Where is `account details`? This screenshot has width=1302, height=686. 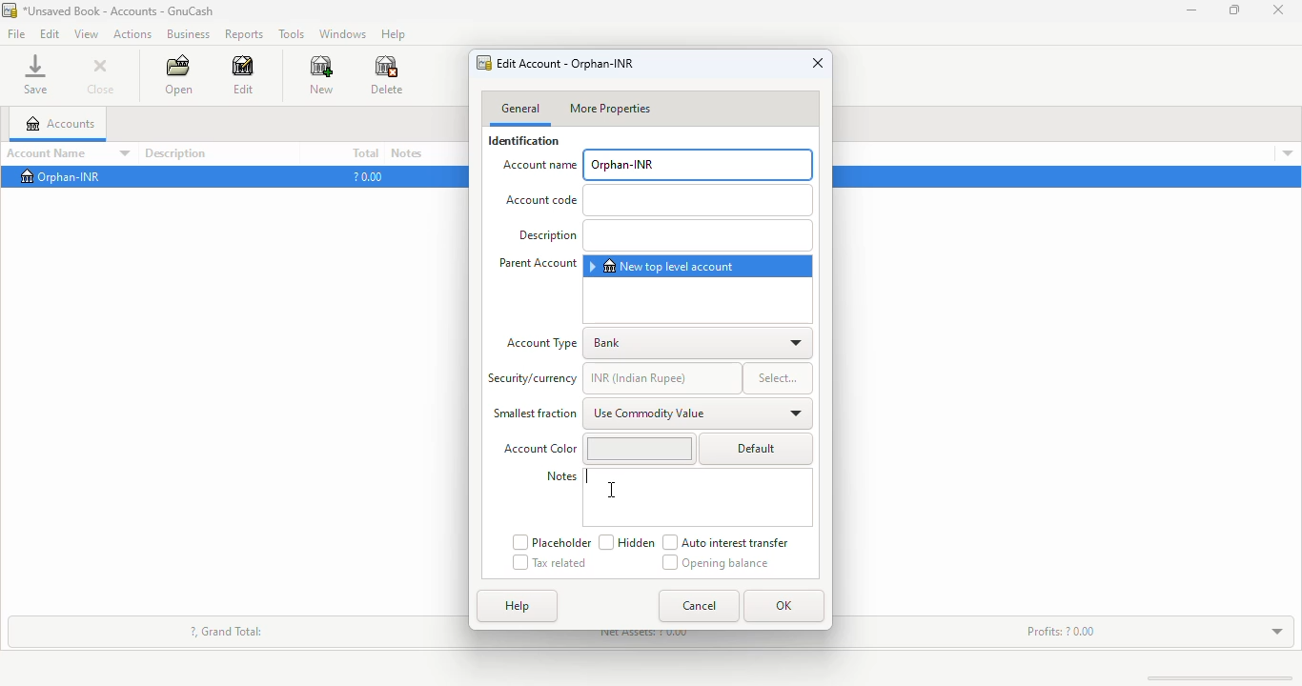 account details is located at coordinates (1288, 154).